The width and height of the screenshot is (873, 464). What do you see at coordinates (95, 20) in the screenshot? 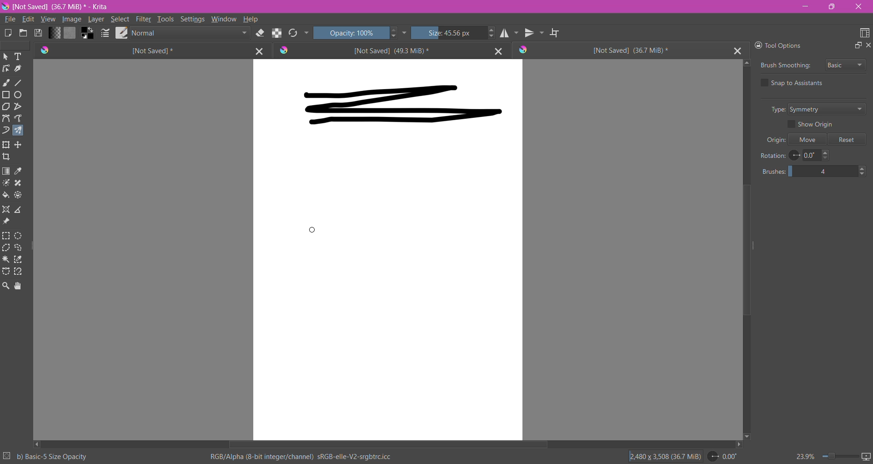
I see `Layer` at bounding box center [95, 20].